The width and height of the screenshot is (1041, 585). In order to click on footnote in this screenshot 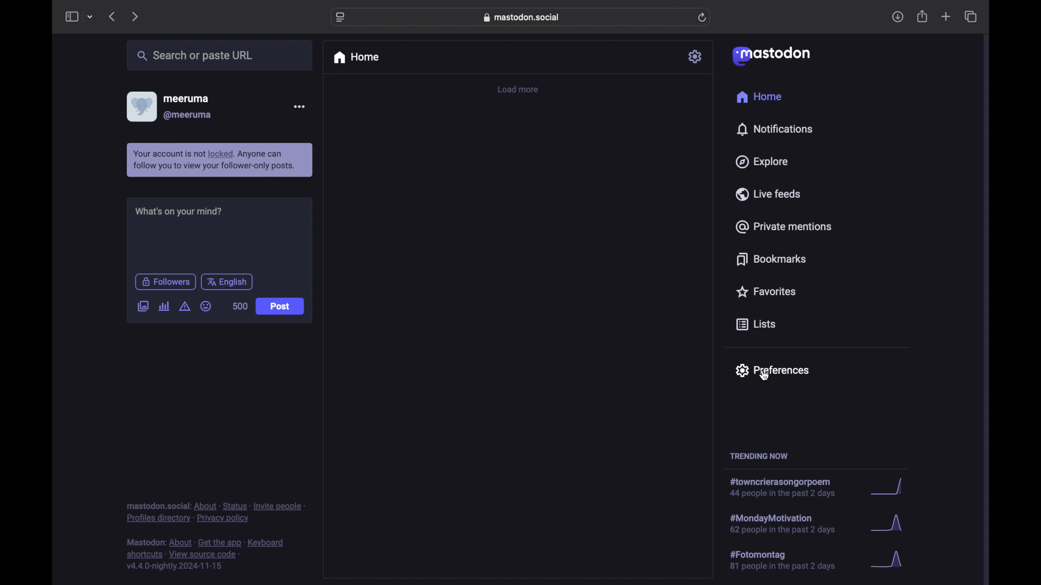, I will do `click(208, 554)`.